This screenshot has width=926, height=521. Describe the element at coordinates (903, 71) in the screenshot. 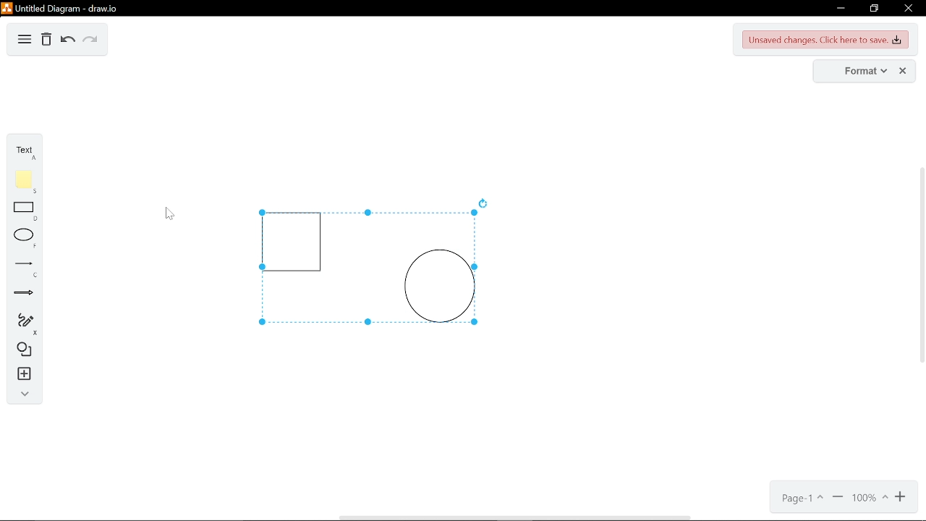

I see `close` at that location.